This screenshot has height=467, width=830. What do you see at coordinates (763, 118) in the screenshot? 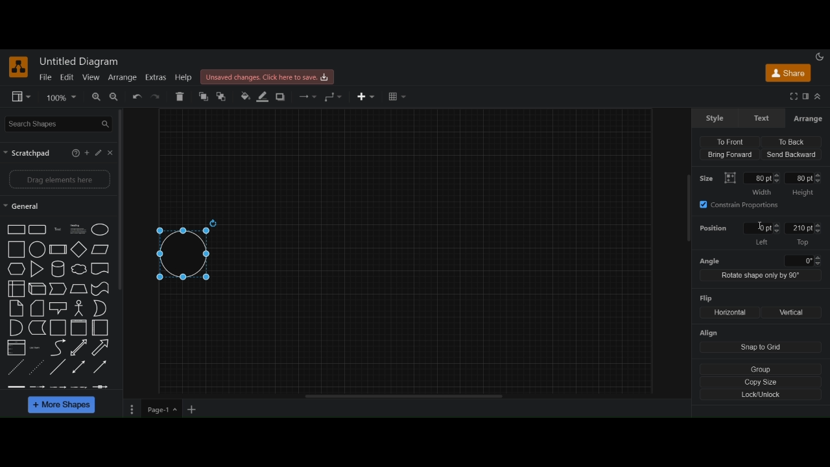
I see `text` at bounding box center [763, 118].